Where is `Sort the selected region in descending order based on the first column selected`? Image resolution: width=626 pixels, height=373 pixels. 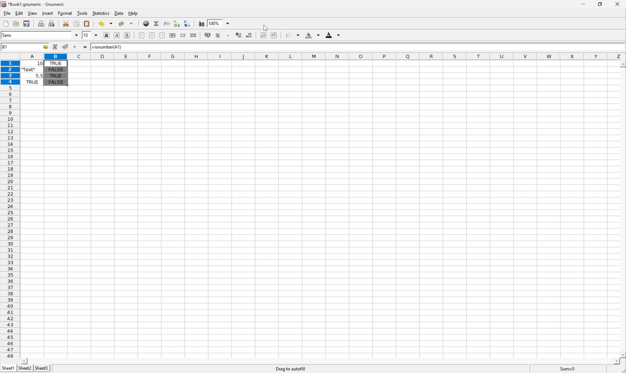 Sort the selected region in descending order based on the first column selected is located at coordinates (177, 23).